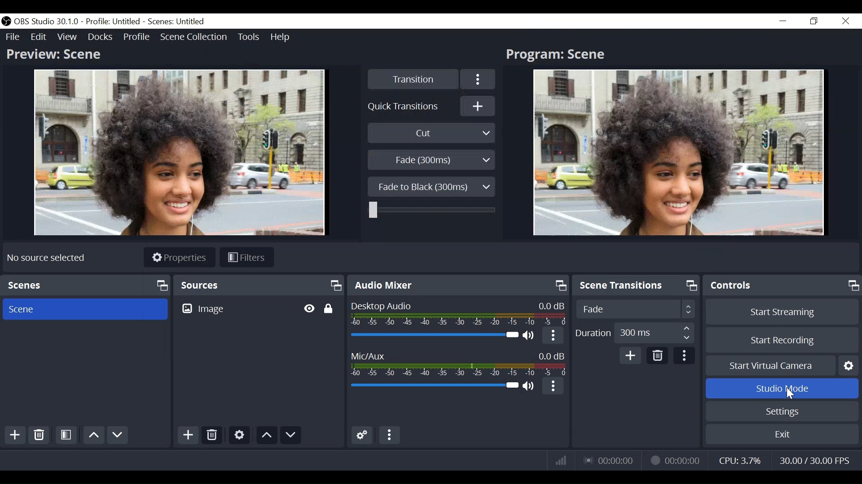 The width and height of the screenshot is (862, 484). What do you see at coordinates (814, 21) in the screenshot?
I see `Restore` at bounding box center [814, 21].